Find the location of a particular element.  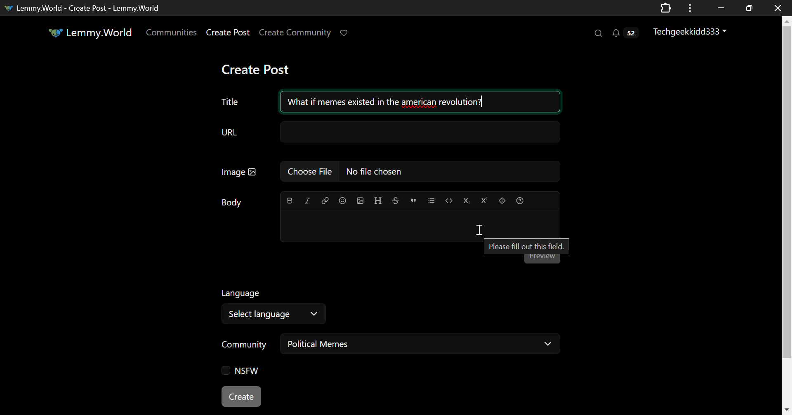

Link is located at coordinates (325, 200).